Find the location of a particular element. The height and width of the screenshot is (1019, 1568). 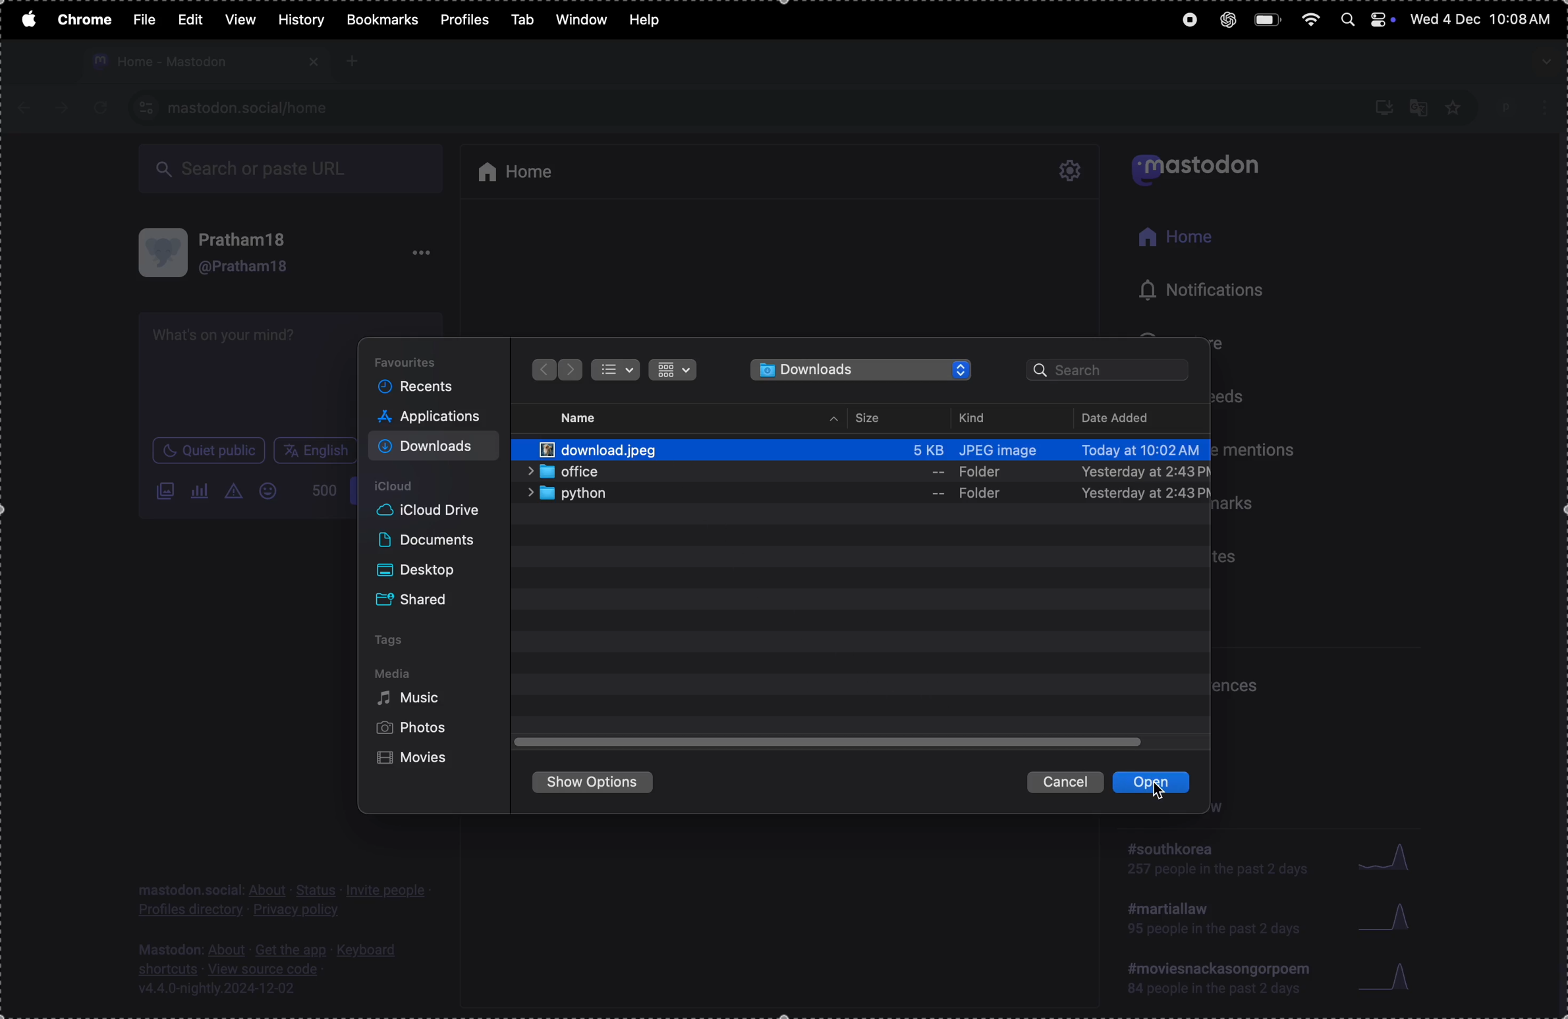

option is located at coordinates (422, 255).